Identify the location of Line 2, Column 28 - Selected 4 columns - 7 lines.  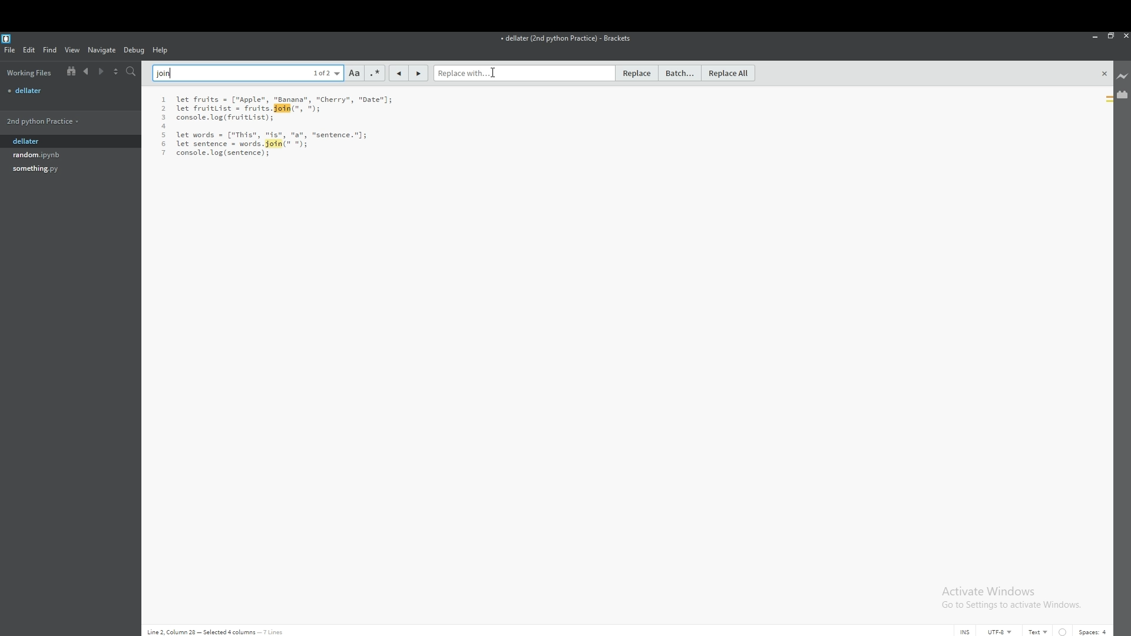
(230, 631).